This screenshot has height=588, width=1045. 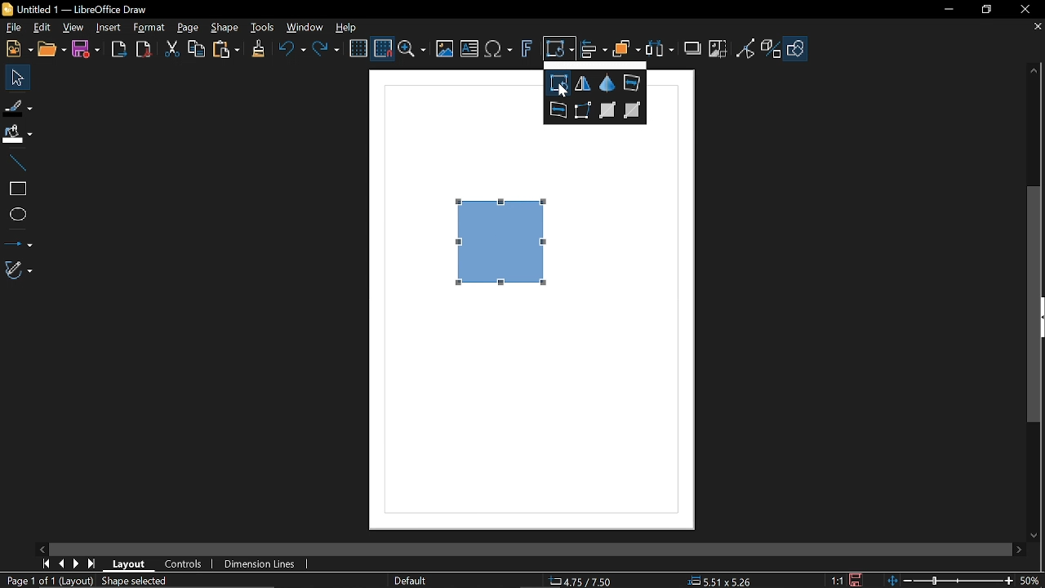 I want to click on restore down, so click(x=987, y=11).